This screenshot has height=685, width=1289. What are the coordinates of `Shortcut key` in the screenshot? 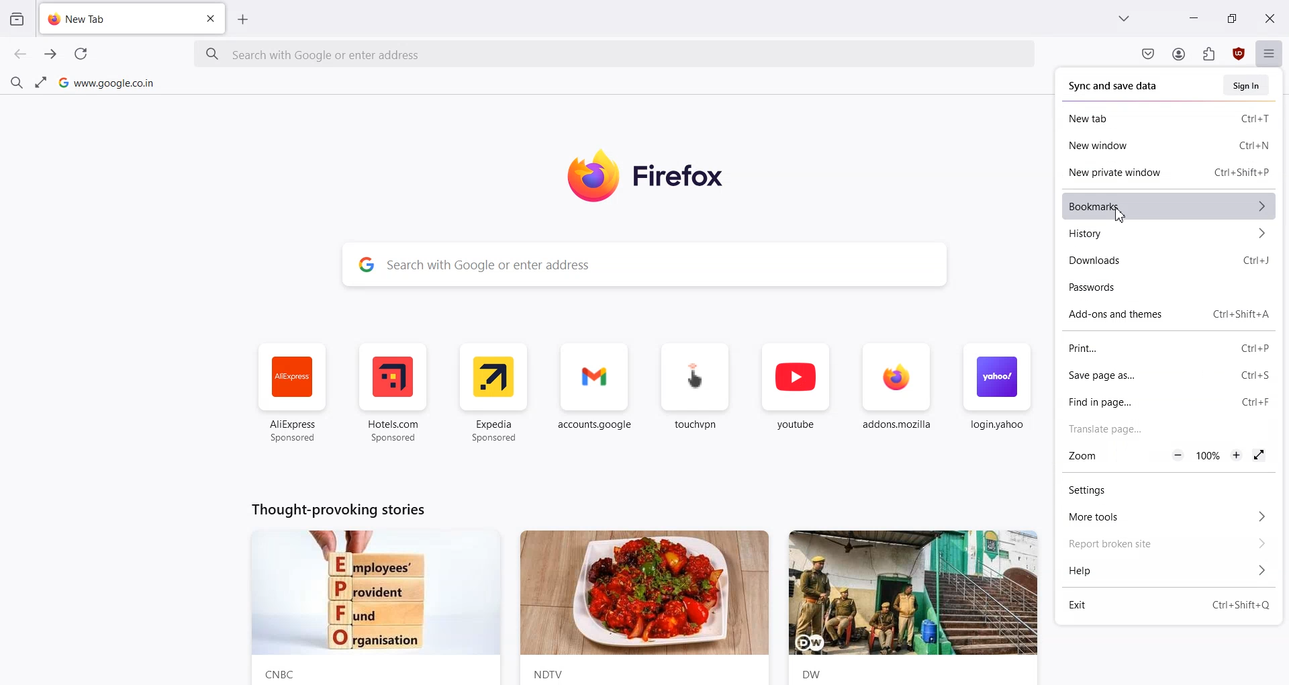 It's located at (1243, 605).